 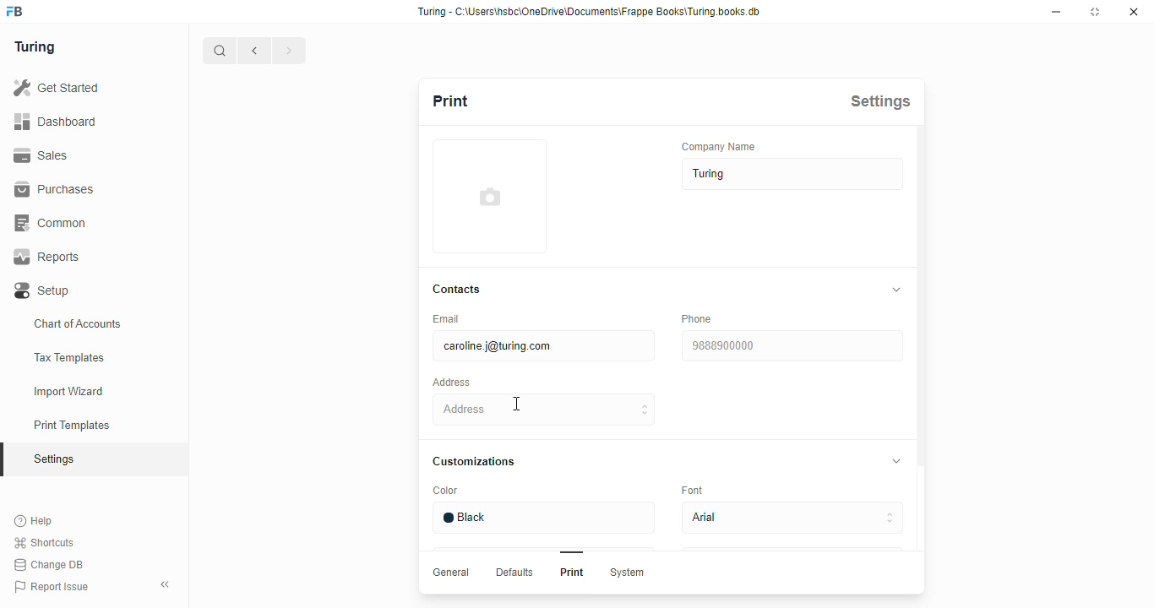 I want to click on next, so click(x=291, y=51).